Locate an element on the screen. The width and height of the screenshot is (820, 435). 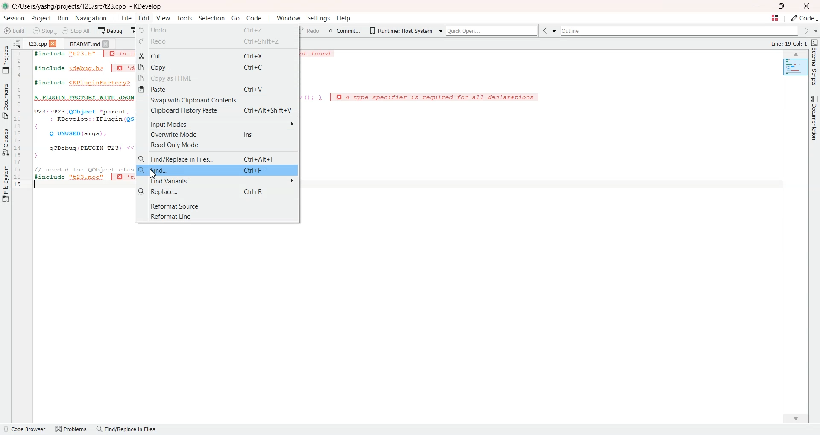
Documention is located at coordinates (813, 117).